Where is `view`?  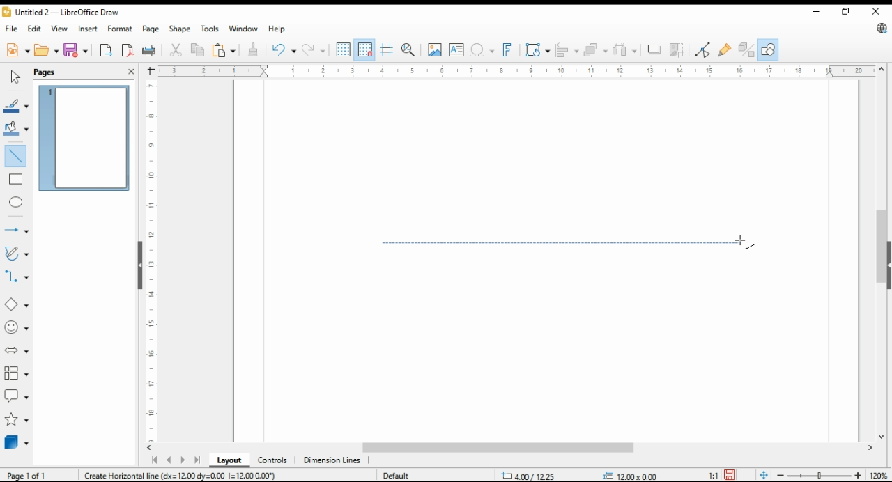 view is located at coordinates (60, 29).